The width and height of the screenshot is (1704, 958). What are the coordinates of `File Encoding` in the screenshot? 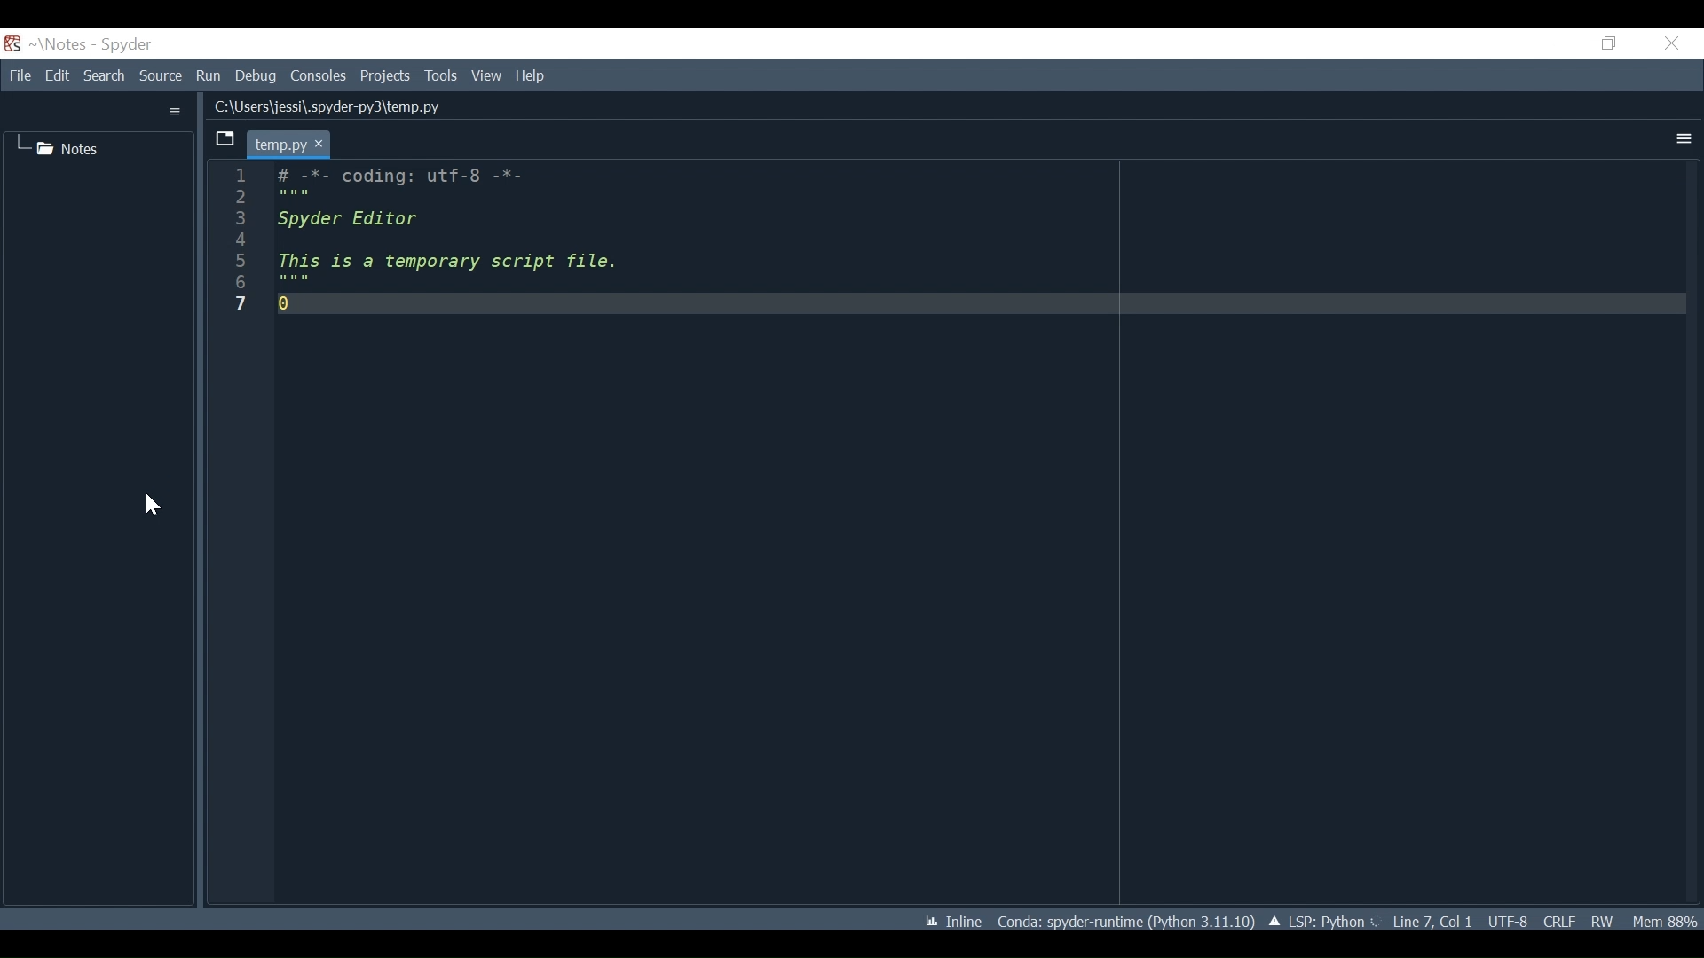 It's located at (1508, 919).